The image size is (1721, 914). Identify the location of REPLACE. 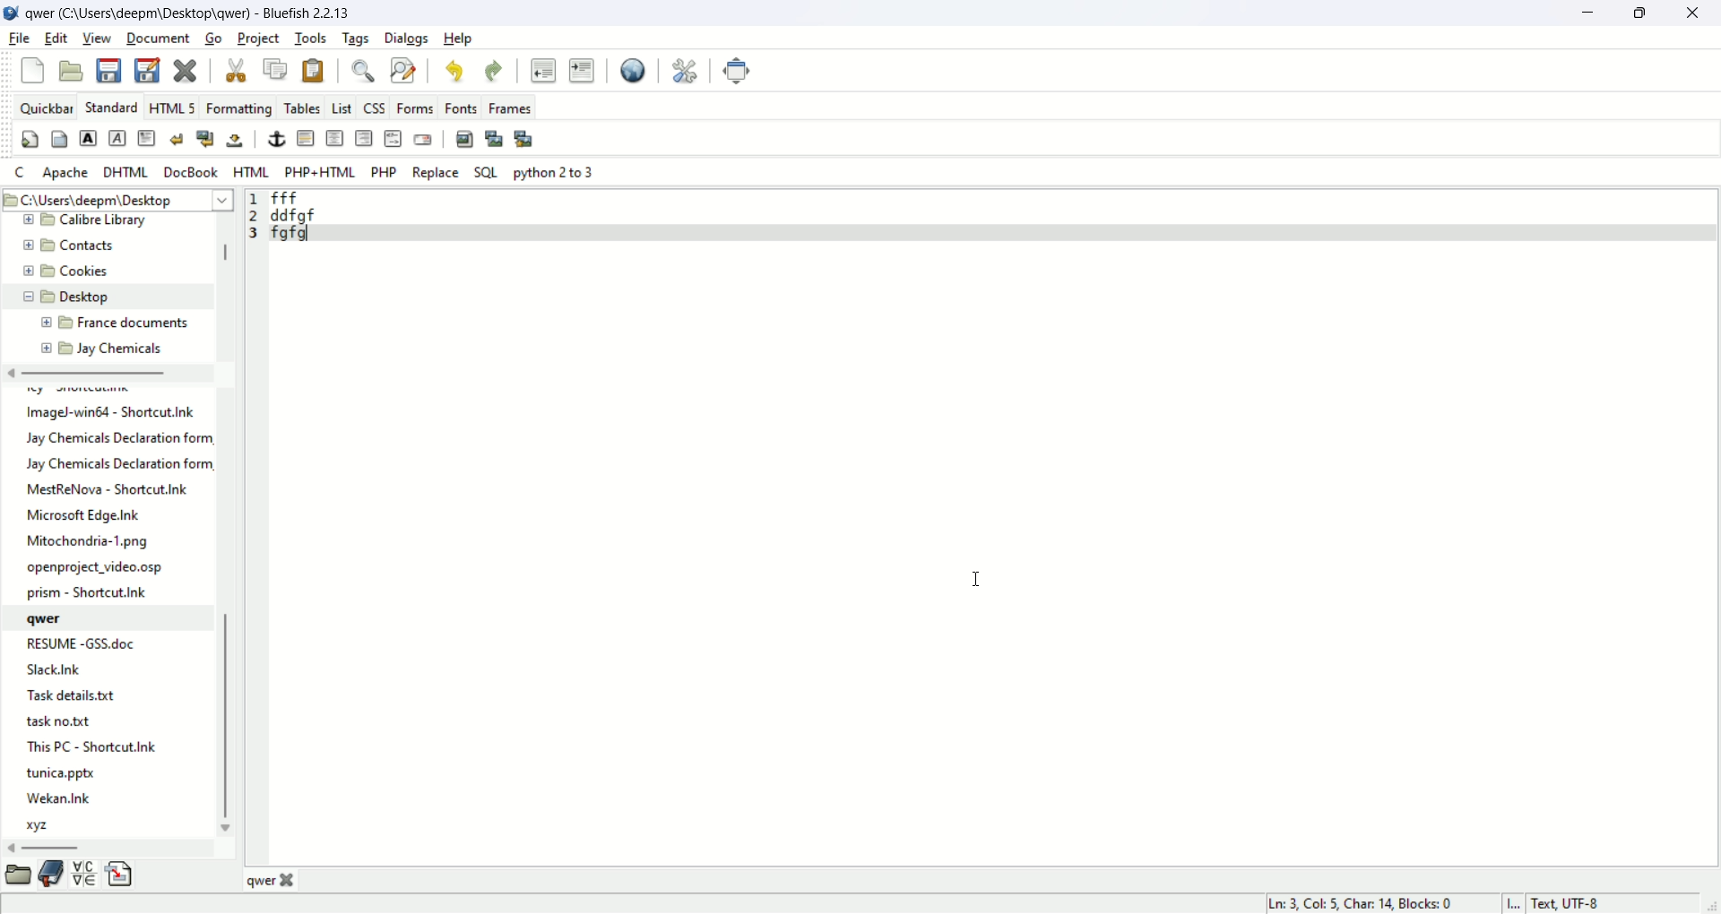
(437, 173).